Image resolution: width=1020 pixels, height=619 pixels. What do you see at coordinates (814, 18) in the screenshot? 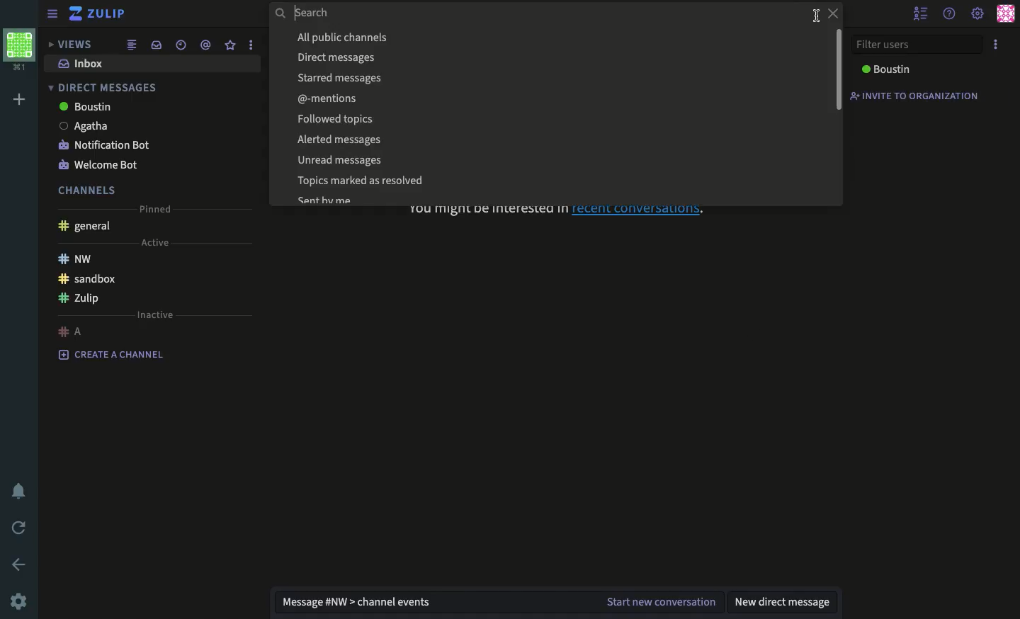
I see `cursor` at bounding box center [814, 18].